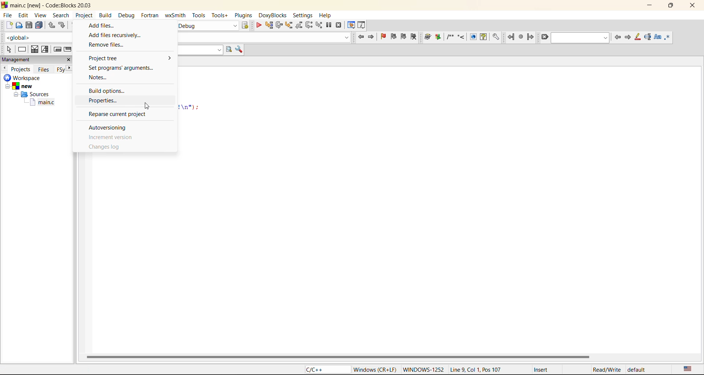 This screenshot has width=704, height=375. Describe the element at coordinates (657, 38) in the screenshot. I see `match case` at that location.